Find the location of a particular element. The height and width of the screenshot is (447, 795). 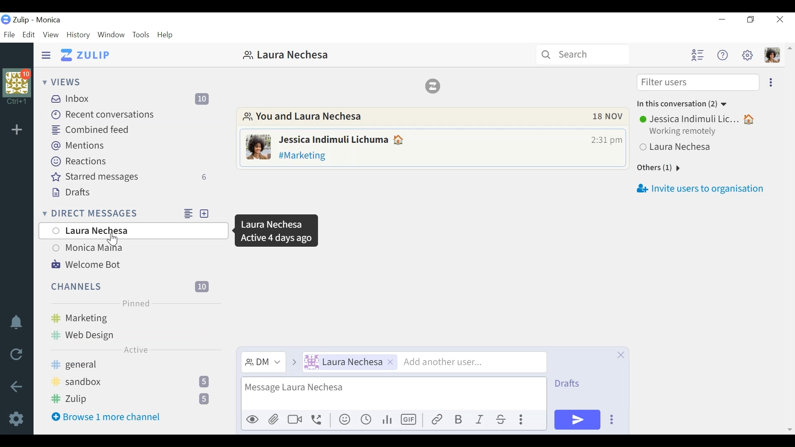

Other is located at coordinates (658, 168).